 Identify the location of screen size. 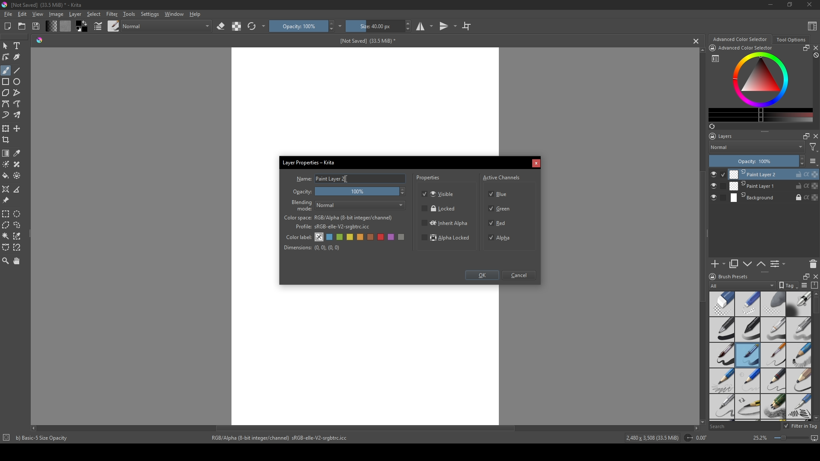
(794, 439).